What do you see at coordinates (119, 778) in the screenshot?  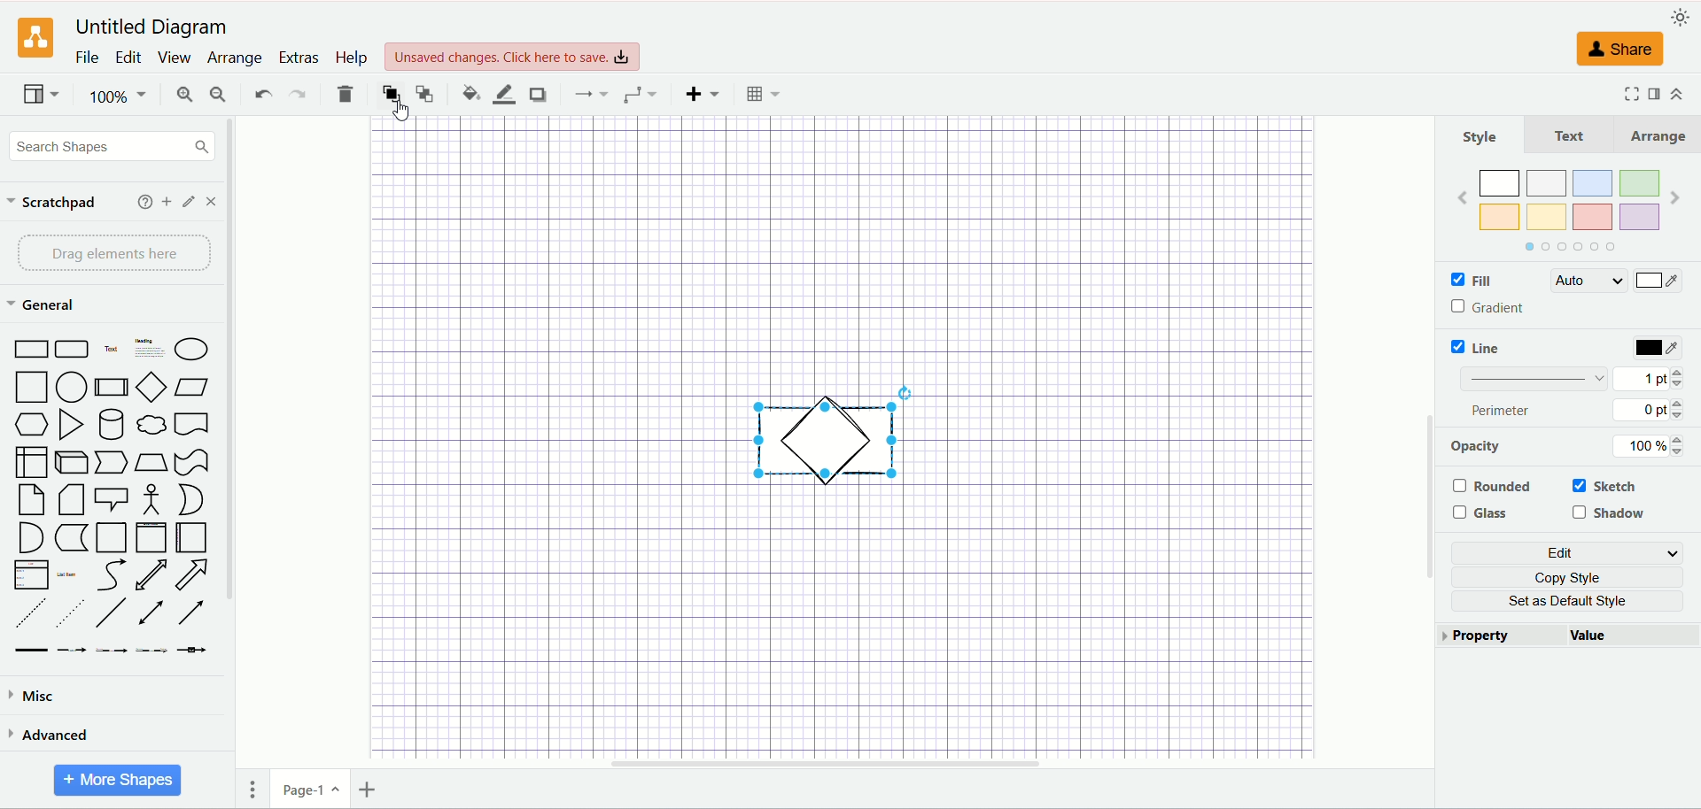 I see `more shapes` at bounding box center [119, 778].